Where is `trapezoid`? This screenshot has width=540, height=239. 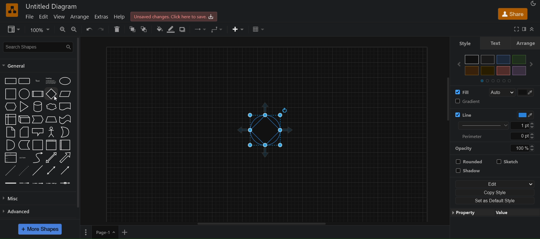
trapezoid is located at coordinates (51, 119).